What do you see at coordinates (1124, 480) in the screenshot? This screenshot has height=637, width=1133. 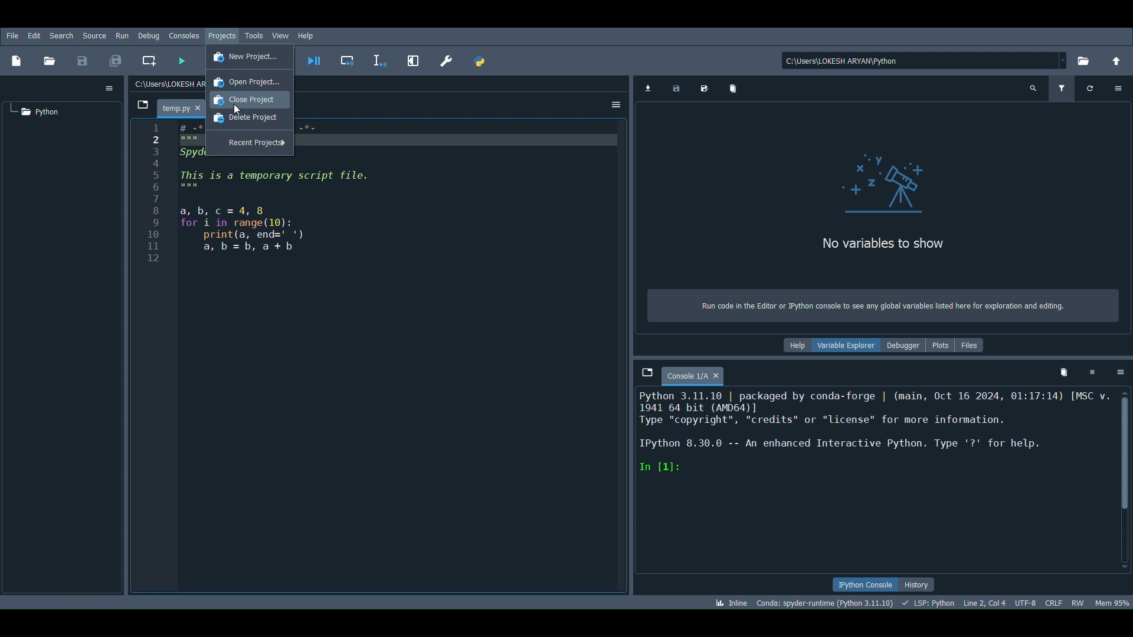 I see `Scrollbar` at bounding box center [1124, 480].